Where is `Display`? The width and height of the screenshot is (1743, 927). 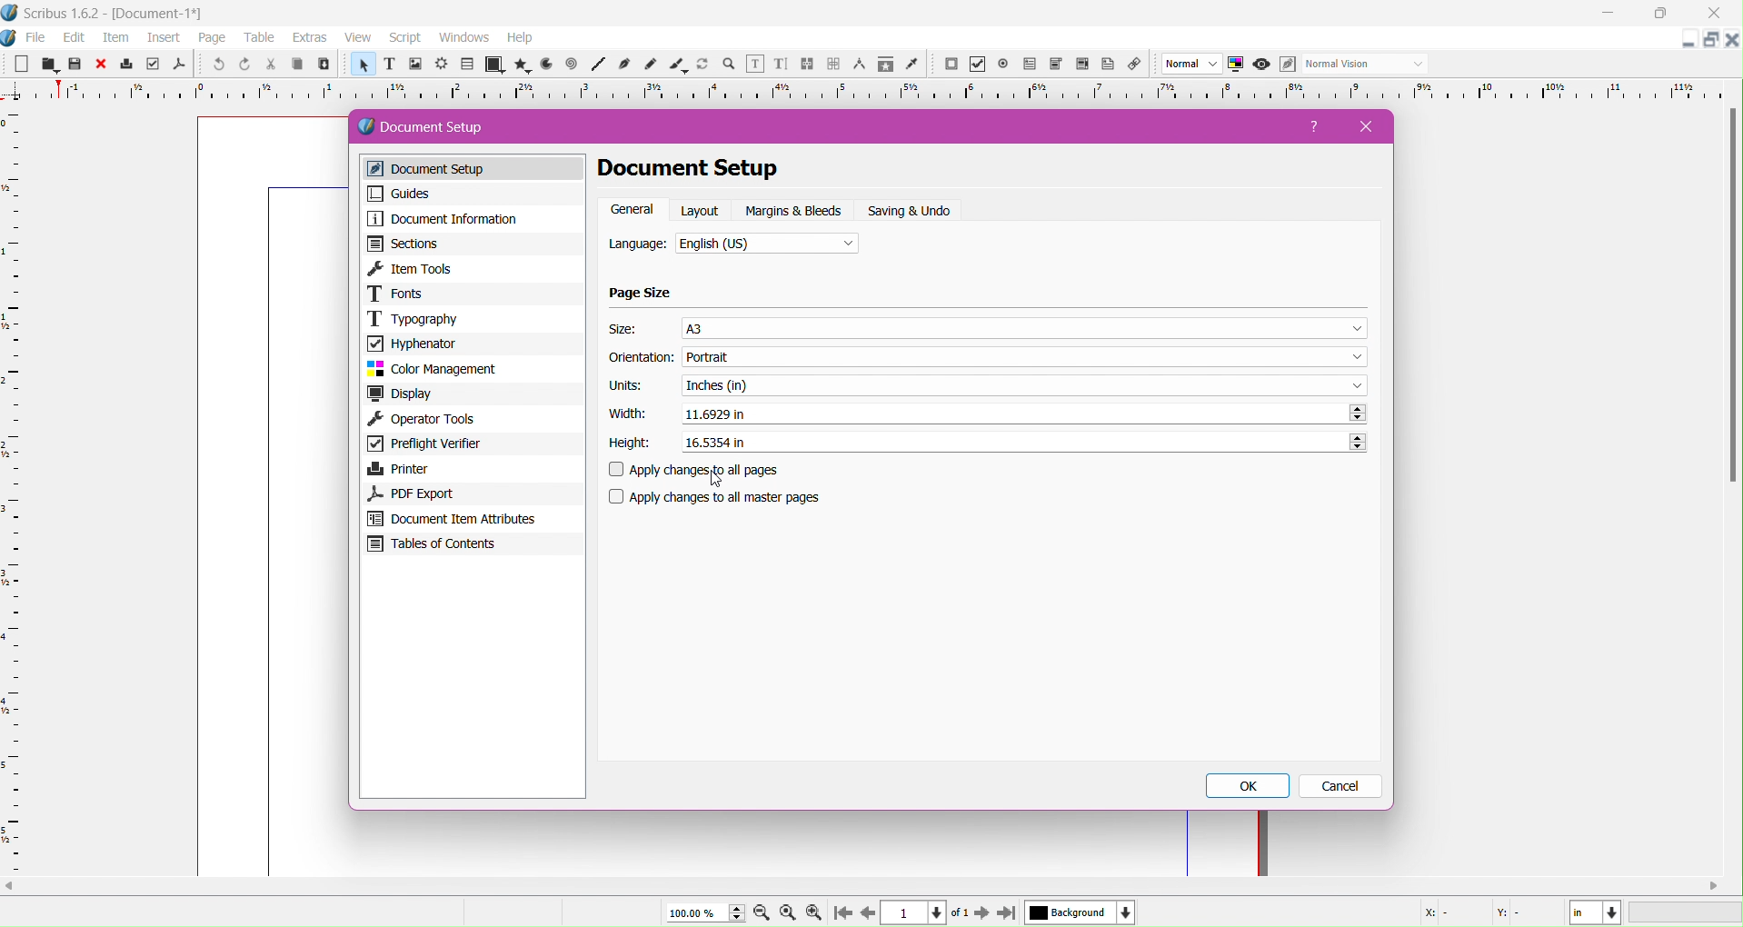 Display is located at coordinates (473, 394).